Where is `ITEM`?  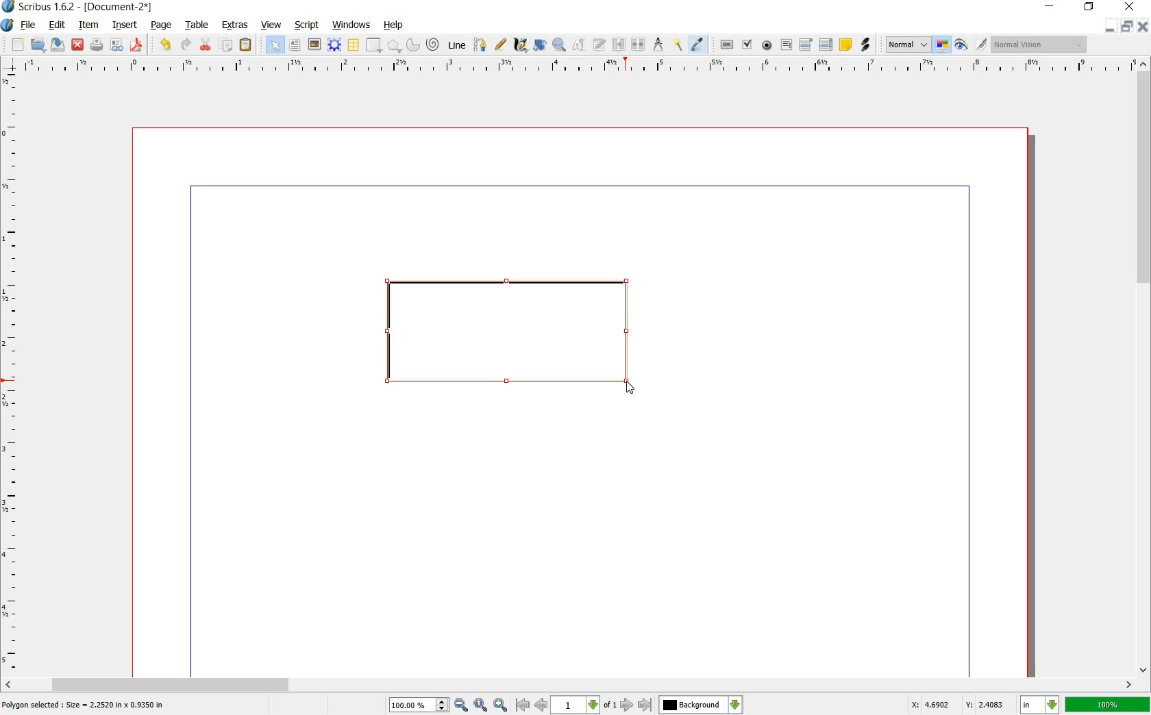
ITEM is located at coordinates (87, 25).